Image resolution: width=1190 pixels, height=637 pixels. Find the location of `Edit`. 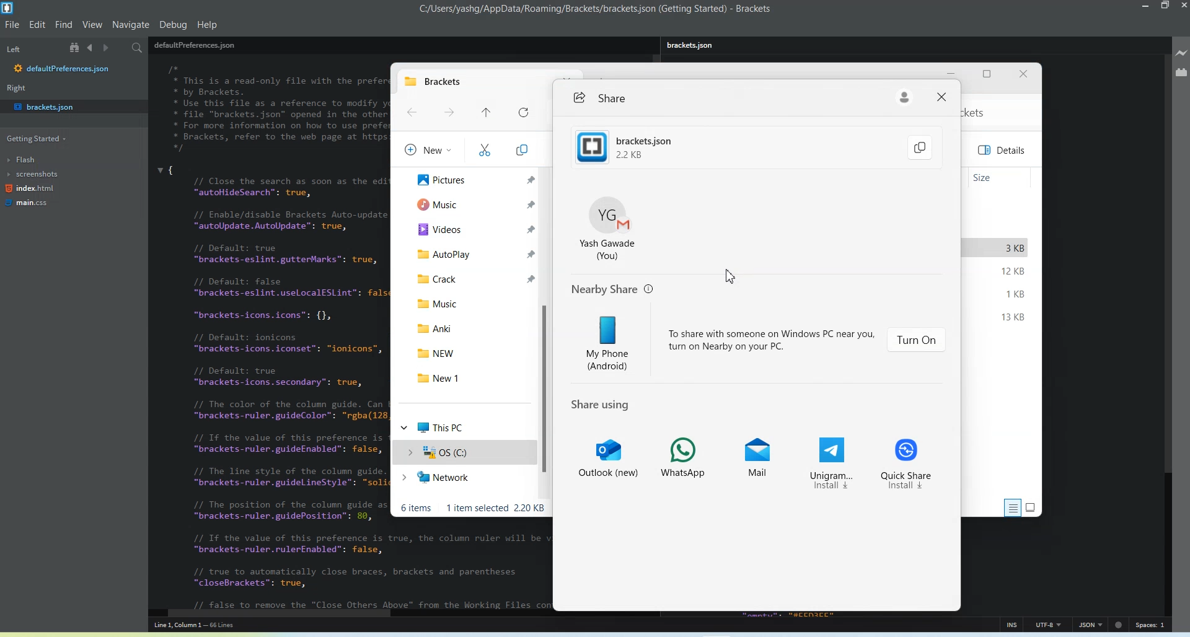

Edit is located at coordinates (38, 24).